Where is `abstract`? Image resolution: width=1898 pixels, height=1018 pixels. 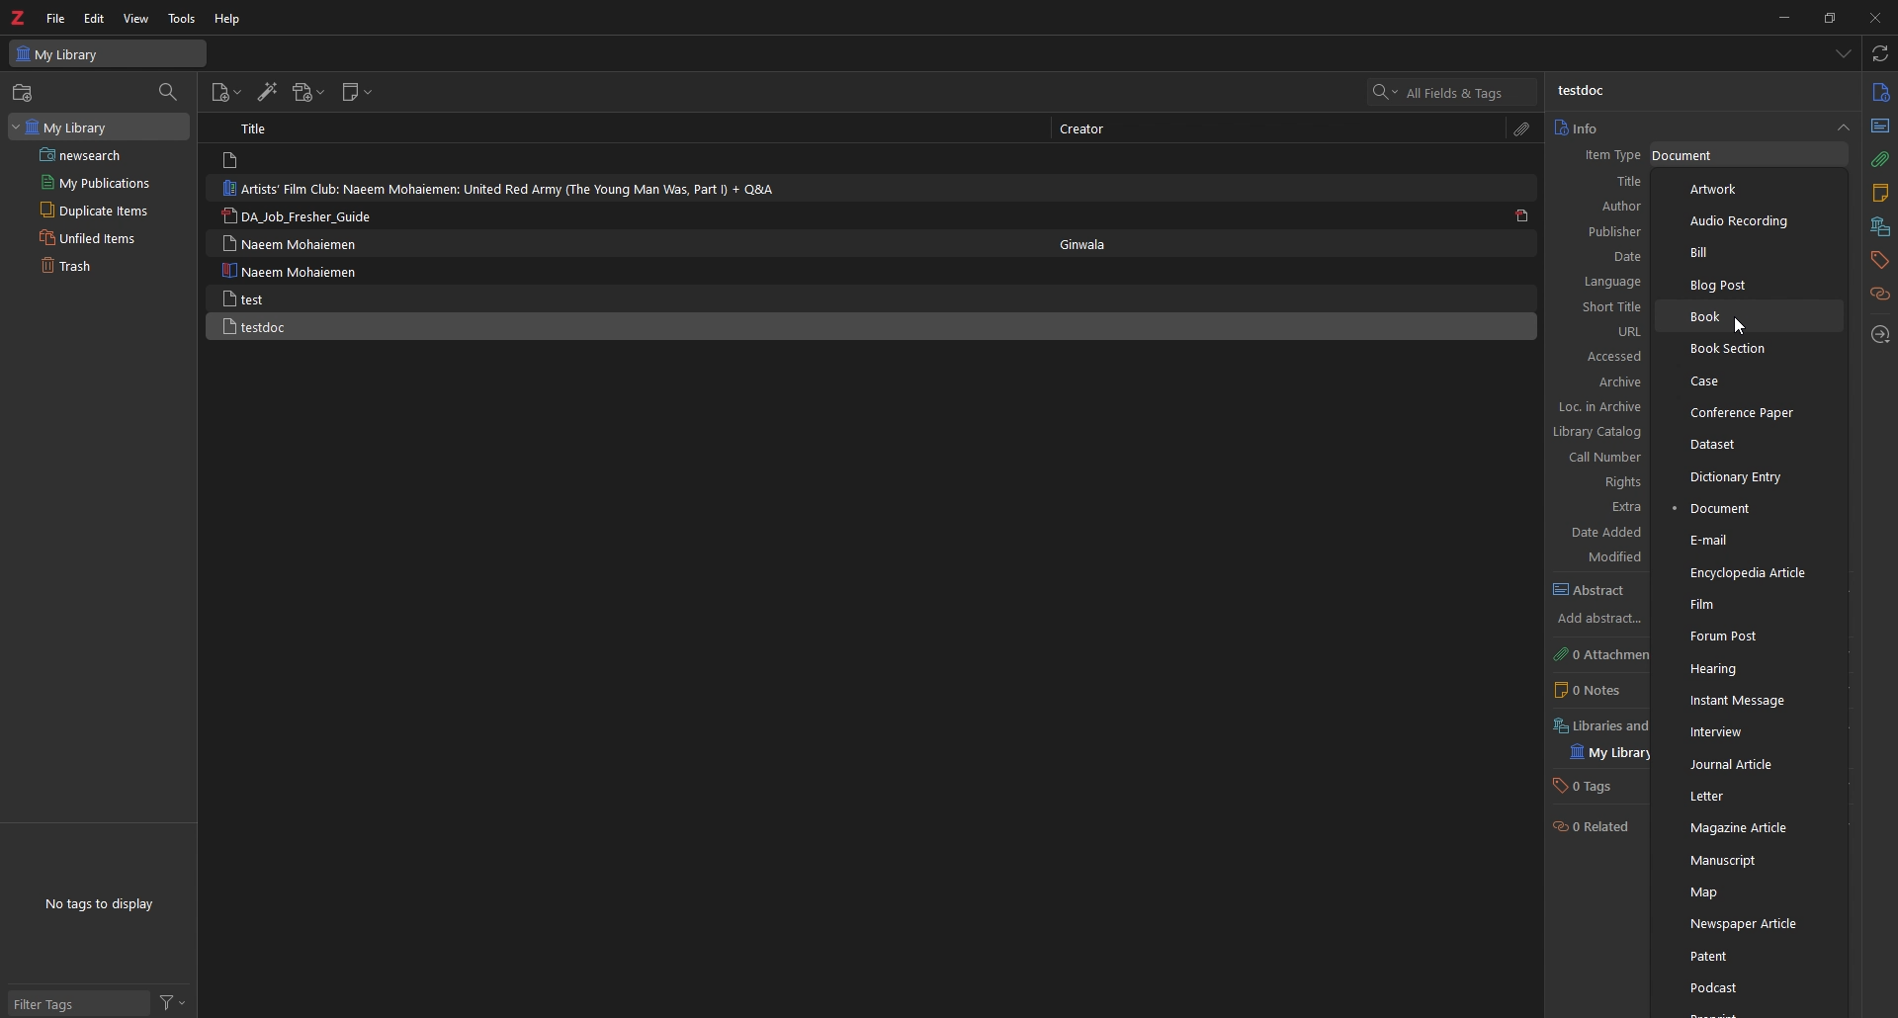 abstract is located at coordinates (1879, 127).